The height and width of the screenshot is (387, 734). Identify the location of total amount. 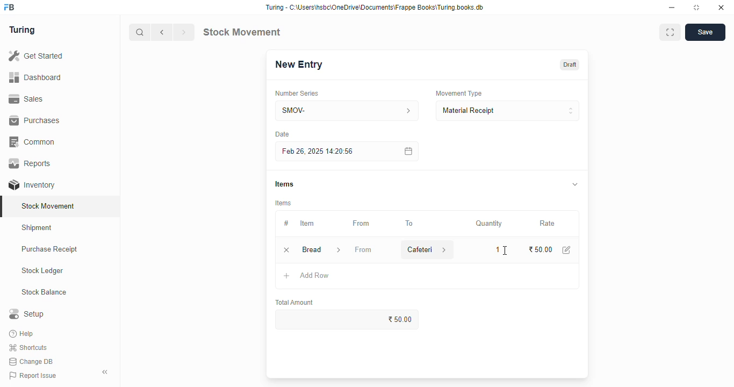
(295, 303).